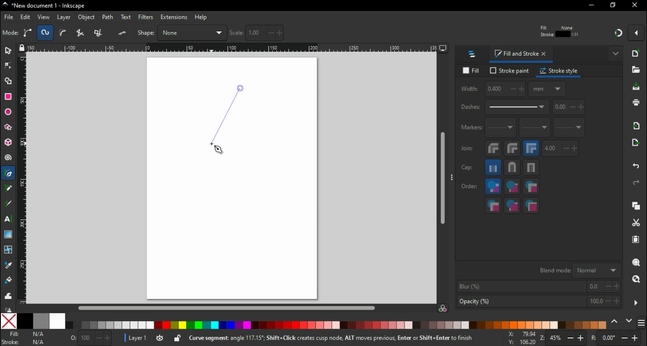  Describe the element at coordinates (513, 150) in the screenshot. I see `round` at that location.